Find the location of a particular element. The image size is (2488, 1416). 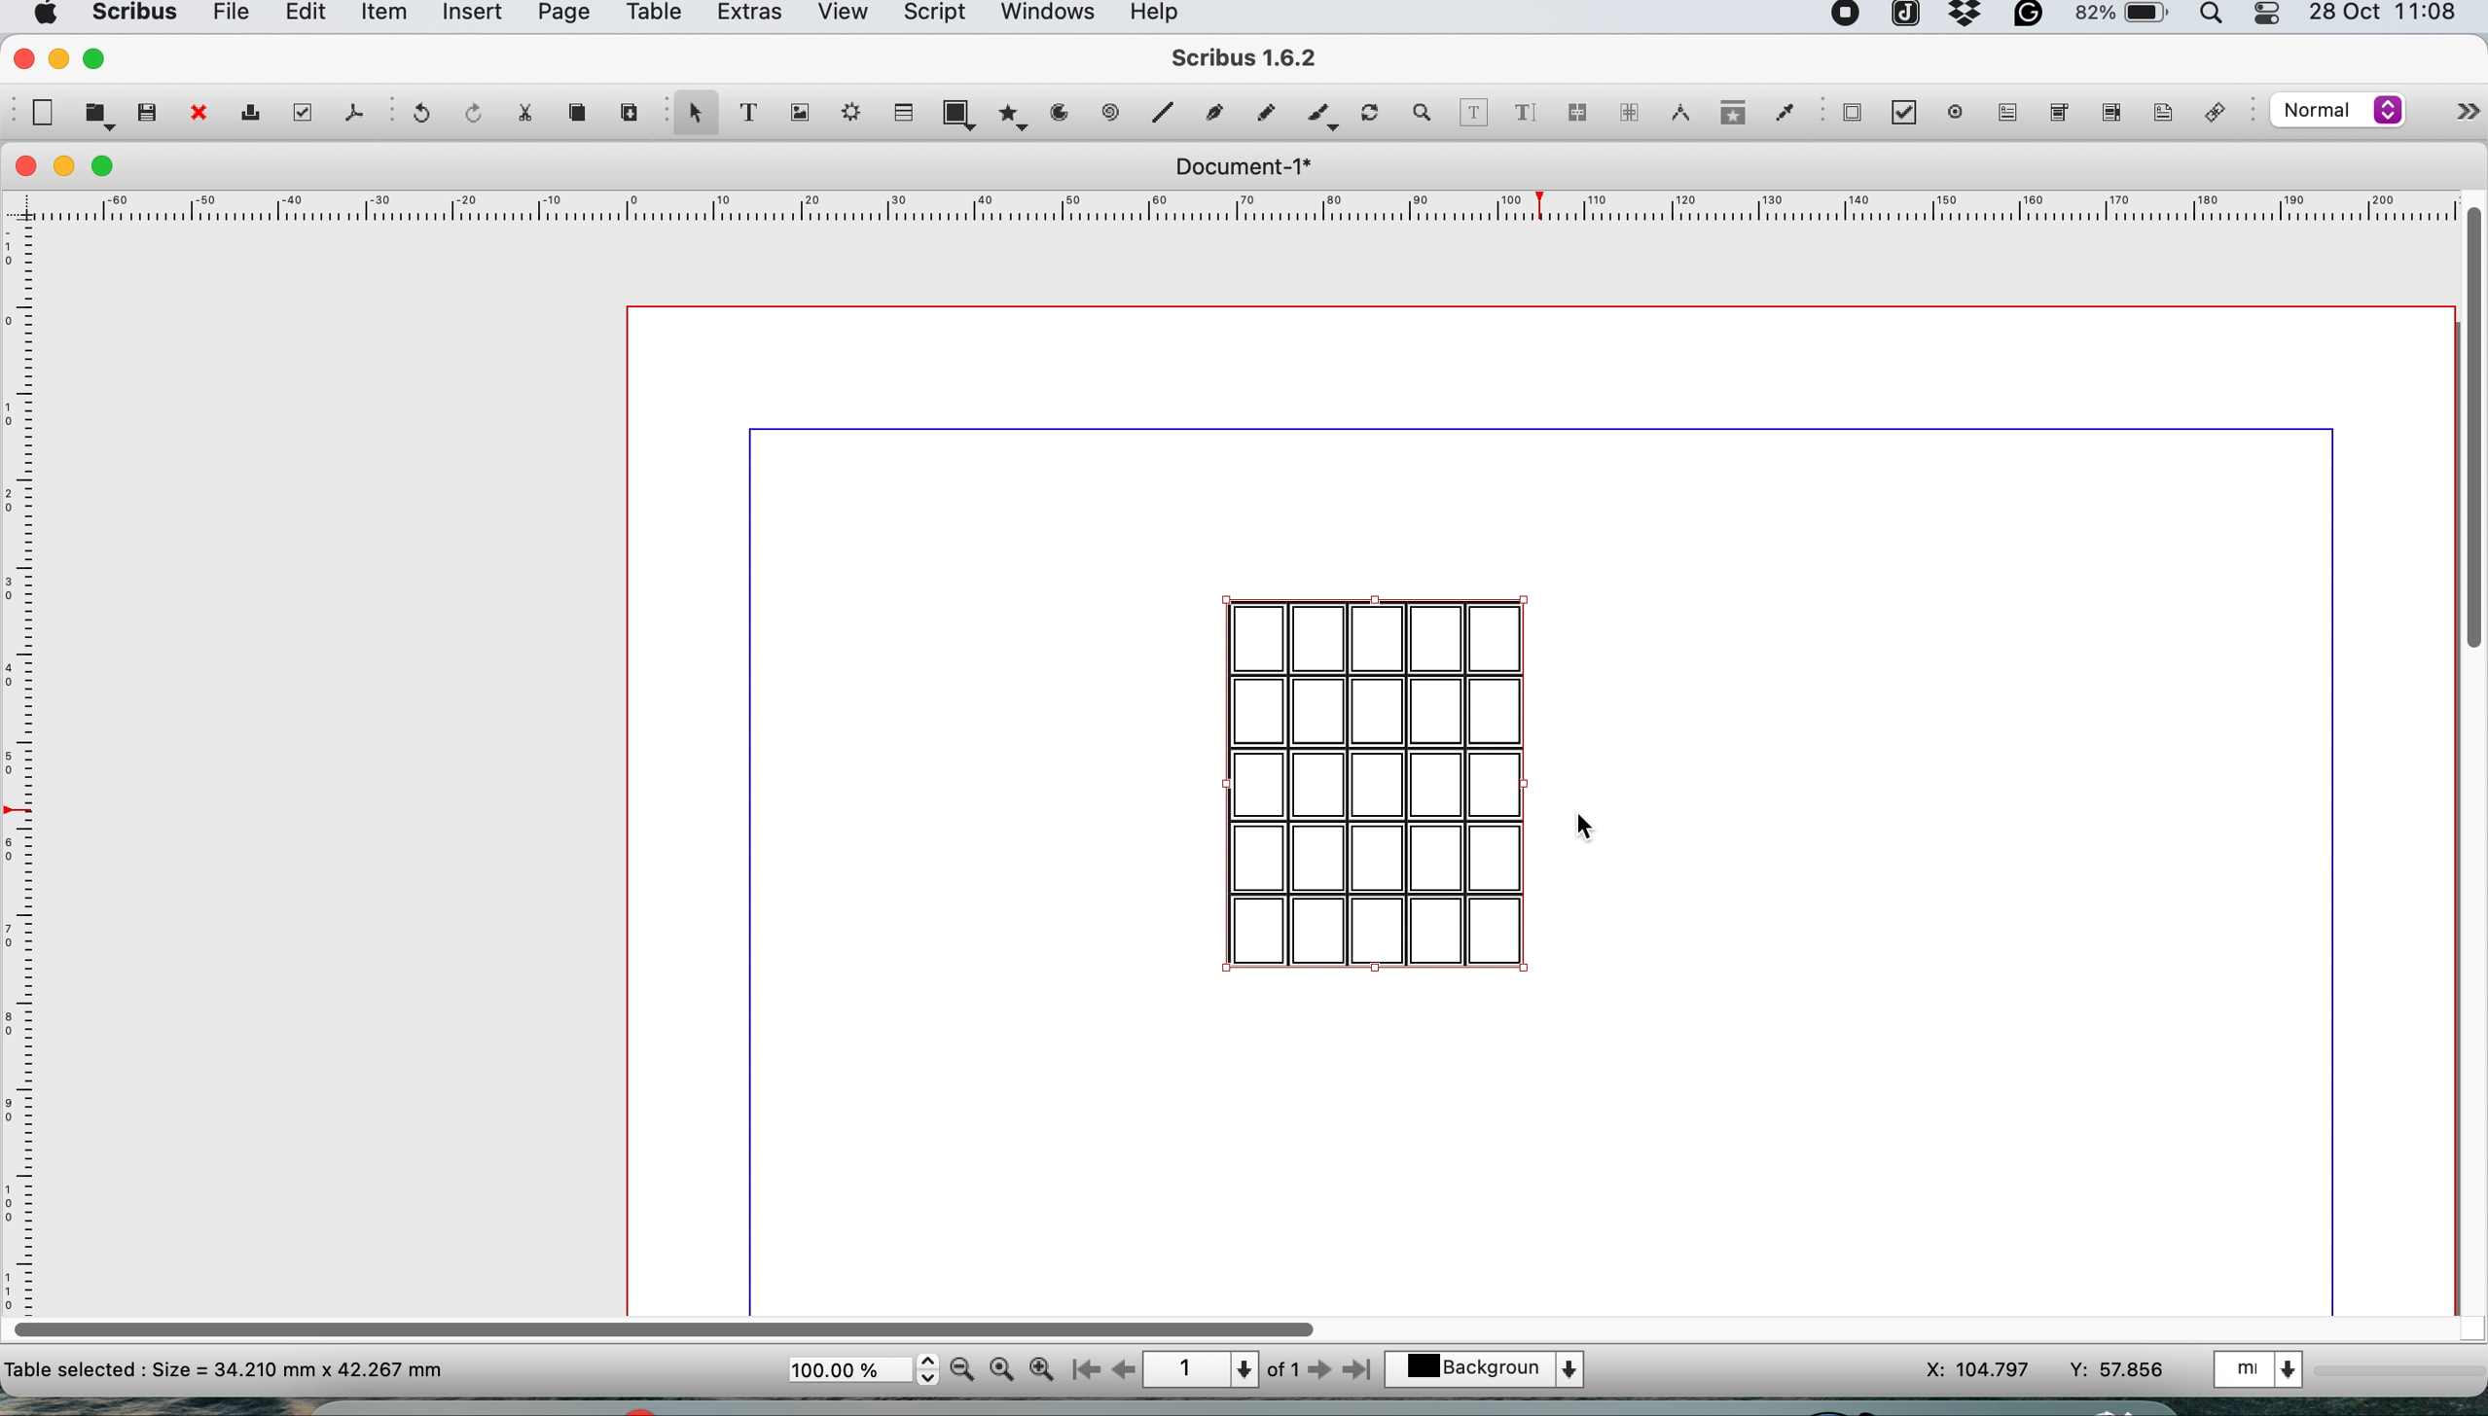

undo is located at coordinates (417, 115).